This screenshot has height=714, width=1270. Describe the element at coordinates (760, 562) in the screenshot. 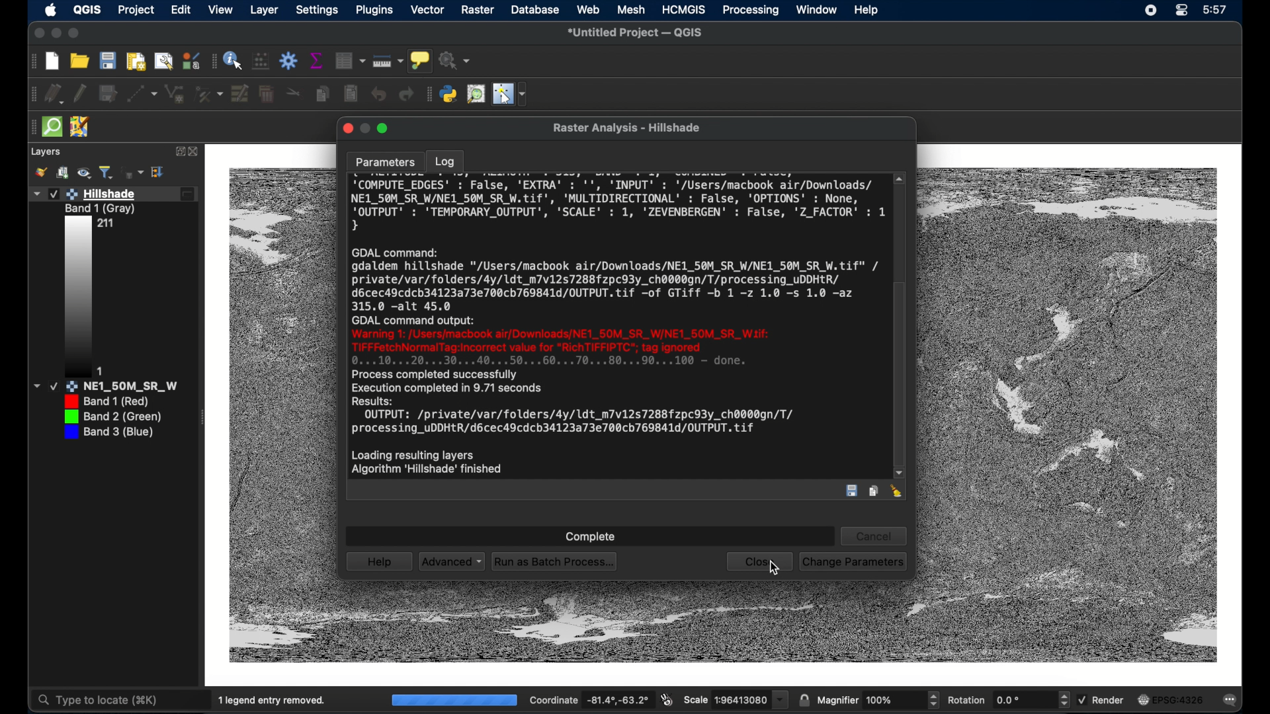

I see `close` at that location.